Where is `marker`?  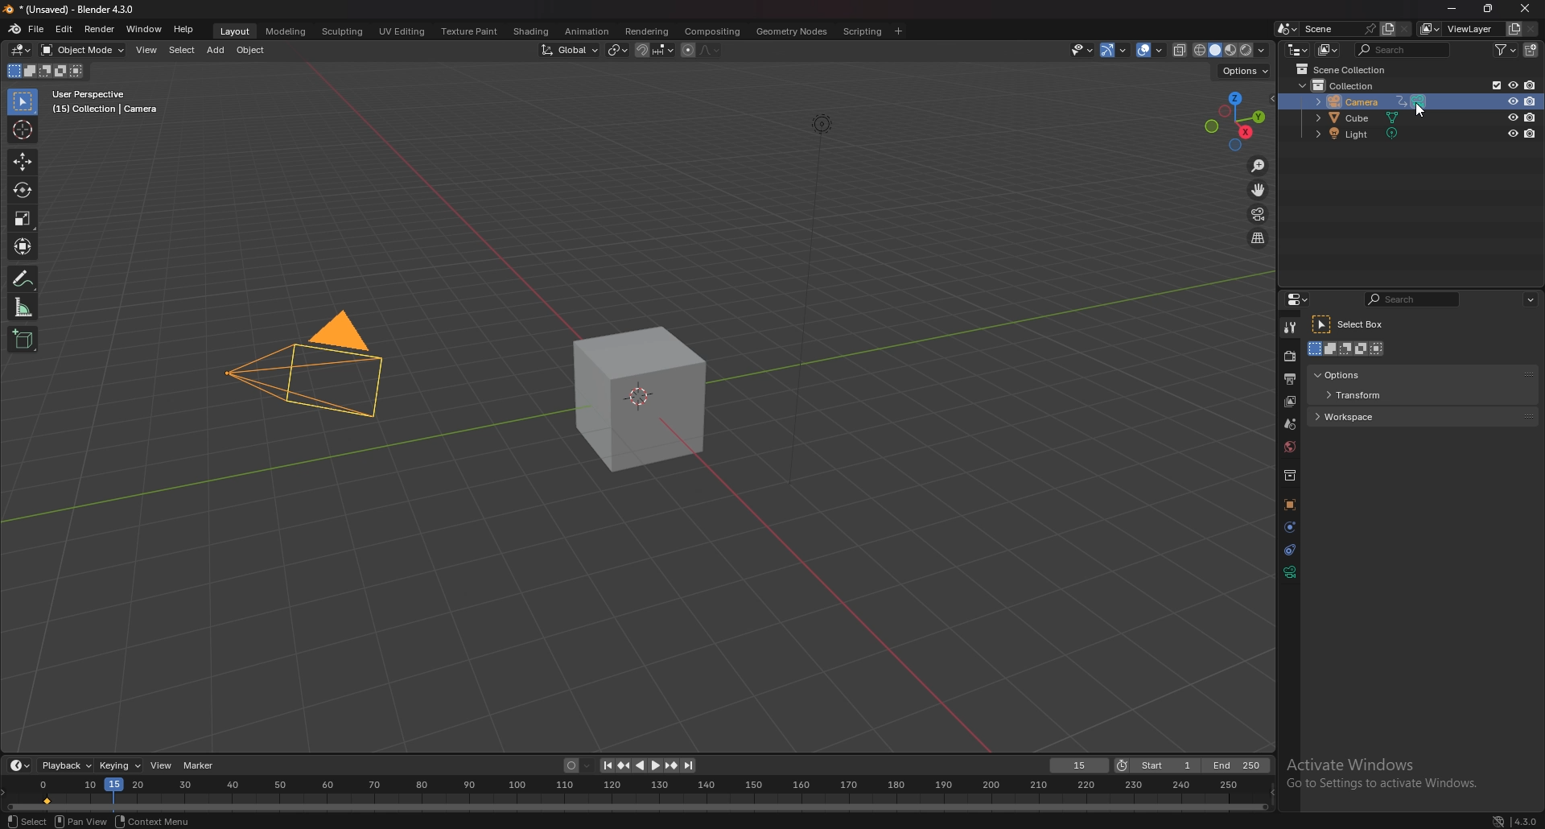 marker is located at coordinates (200, 765).